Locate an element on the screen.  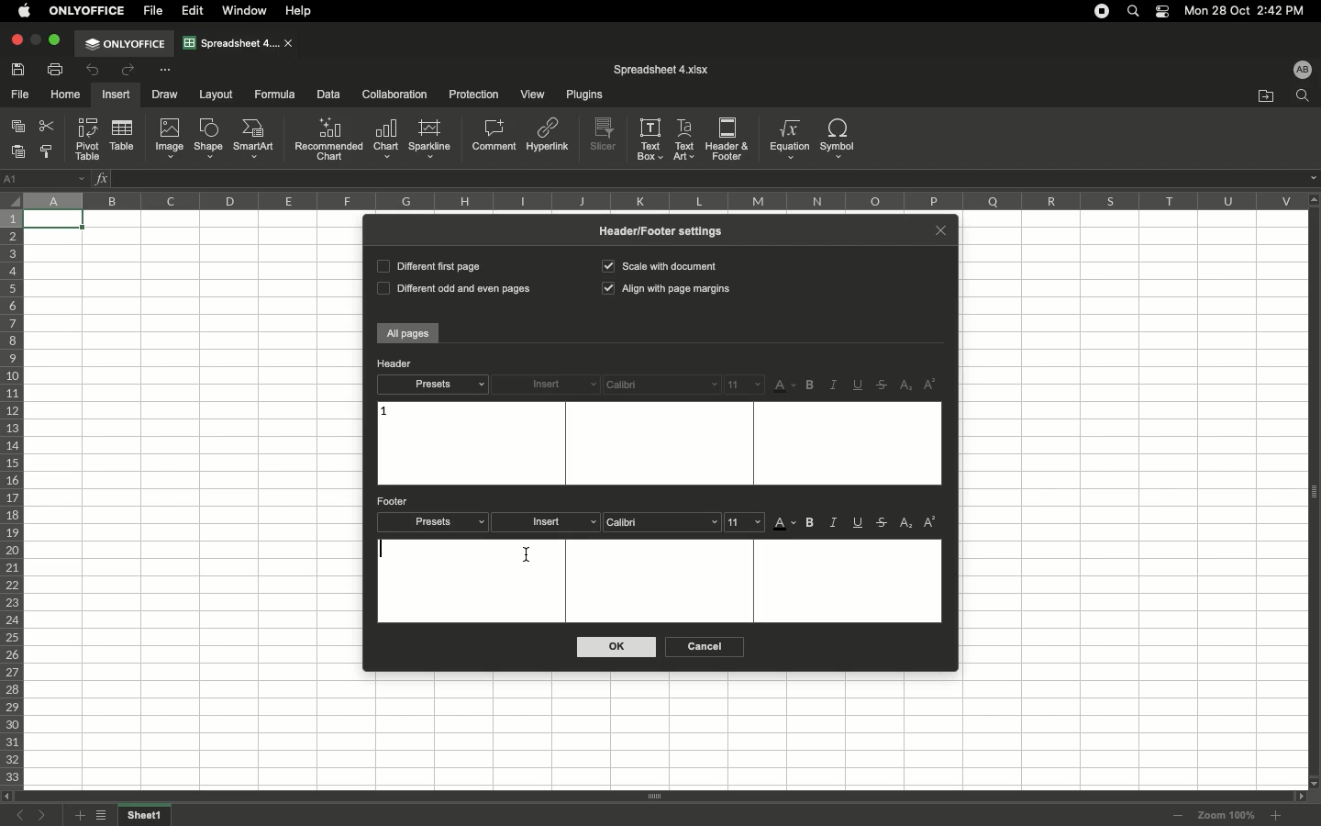
Header is located at coordinates (394, 363).